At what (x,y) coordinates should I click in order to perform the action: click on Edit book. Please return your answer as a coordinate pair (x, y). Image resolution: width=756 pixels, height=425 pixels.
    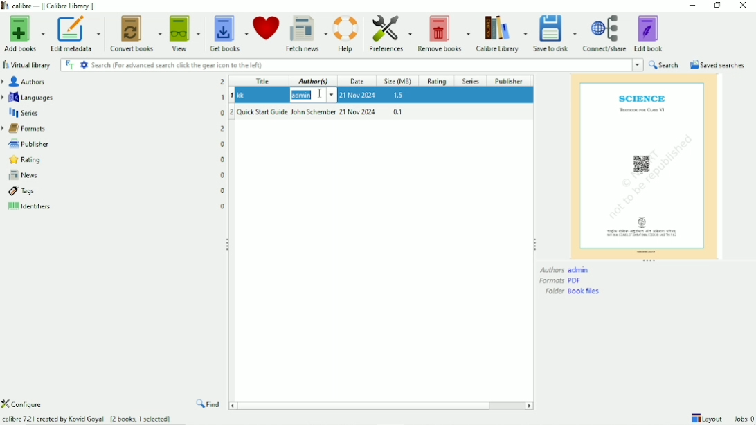
    Looking at the image, I should click on (649, 33).